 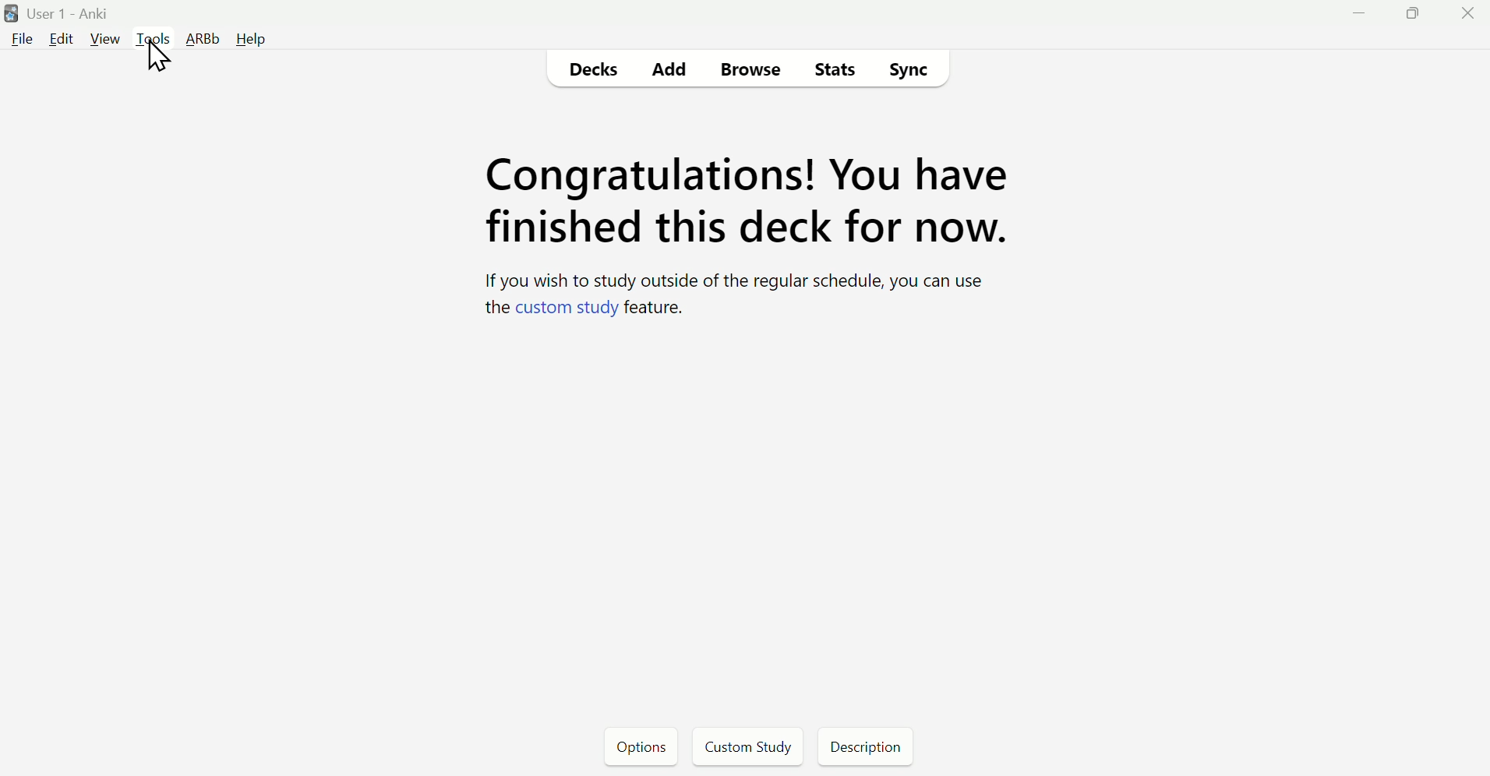 What do you see at coordinates (9, 12) in the screenshot?
I see `logo` at bounding box center [9, 12].